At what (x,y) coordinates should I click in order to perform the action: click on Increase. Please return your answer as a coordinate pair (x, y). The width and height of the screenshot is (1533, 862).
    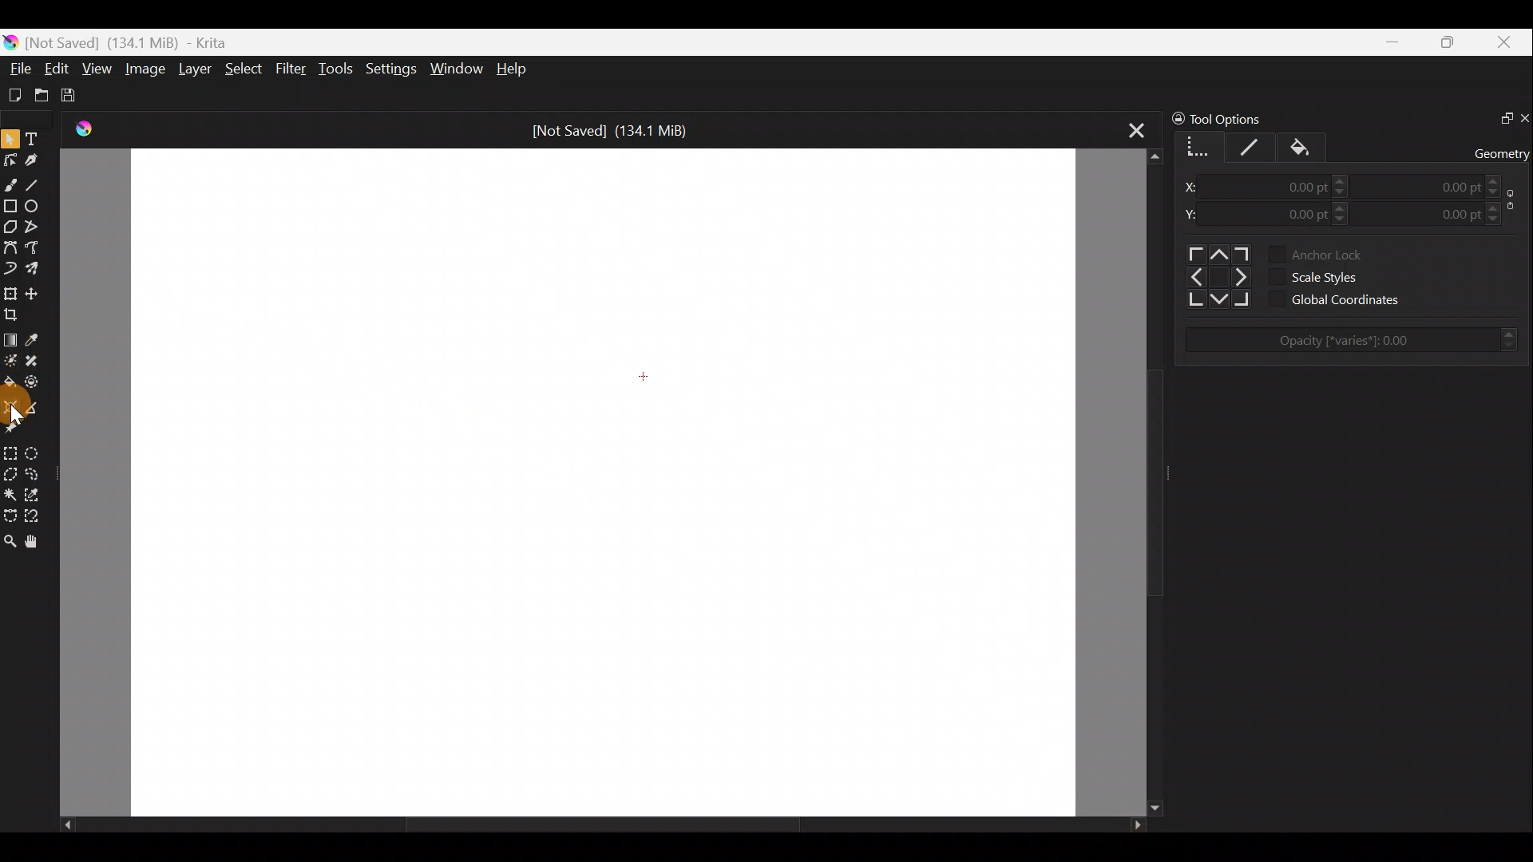
    Looking at the image, I should click on (1496, 206).